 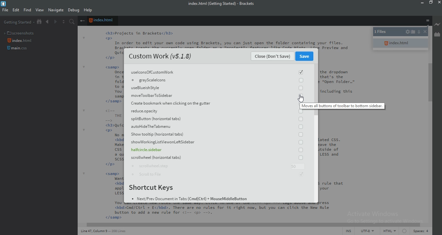 What do you see at coordinates (74, 11) in the screenshot?
I see `Debug` at bounding box center [74, 11].